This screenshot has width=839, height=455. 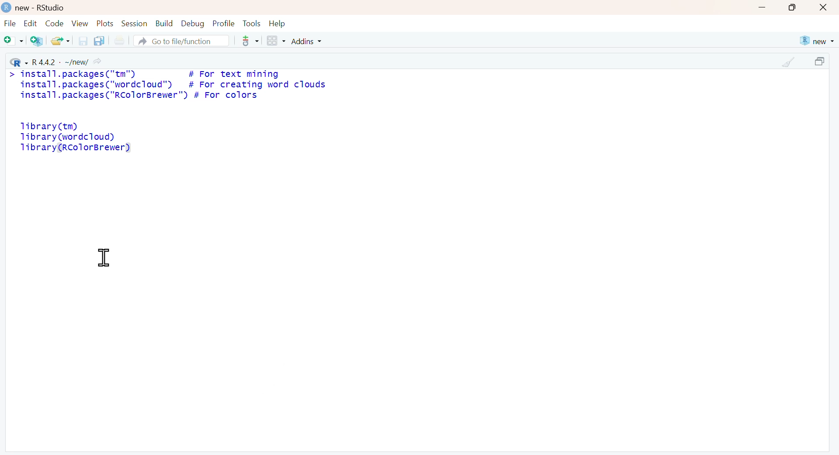 What do you see at coordinates (816, 41) in the screenshot?
I see `new` at bounding box center [816, 41].